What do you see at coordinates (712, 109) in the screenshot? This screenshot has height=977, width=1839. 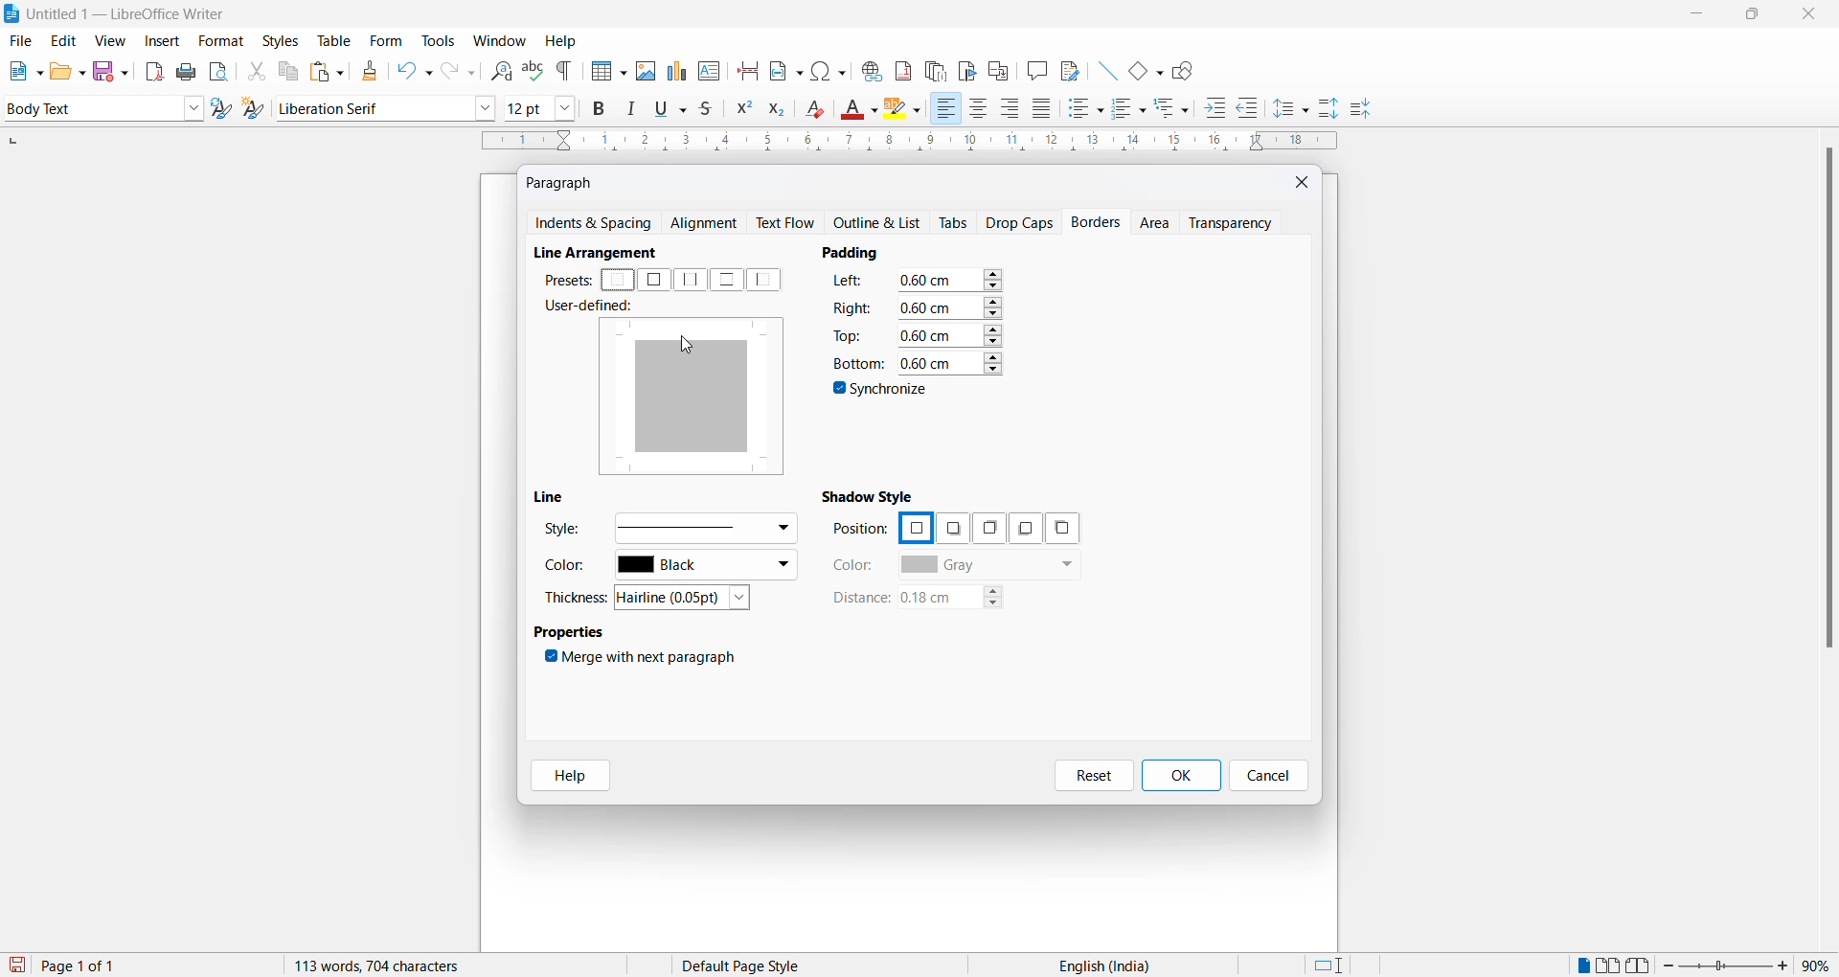 I see `strike through` at bounding box center [712, 109].